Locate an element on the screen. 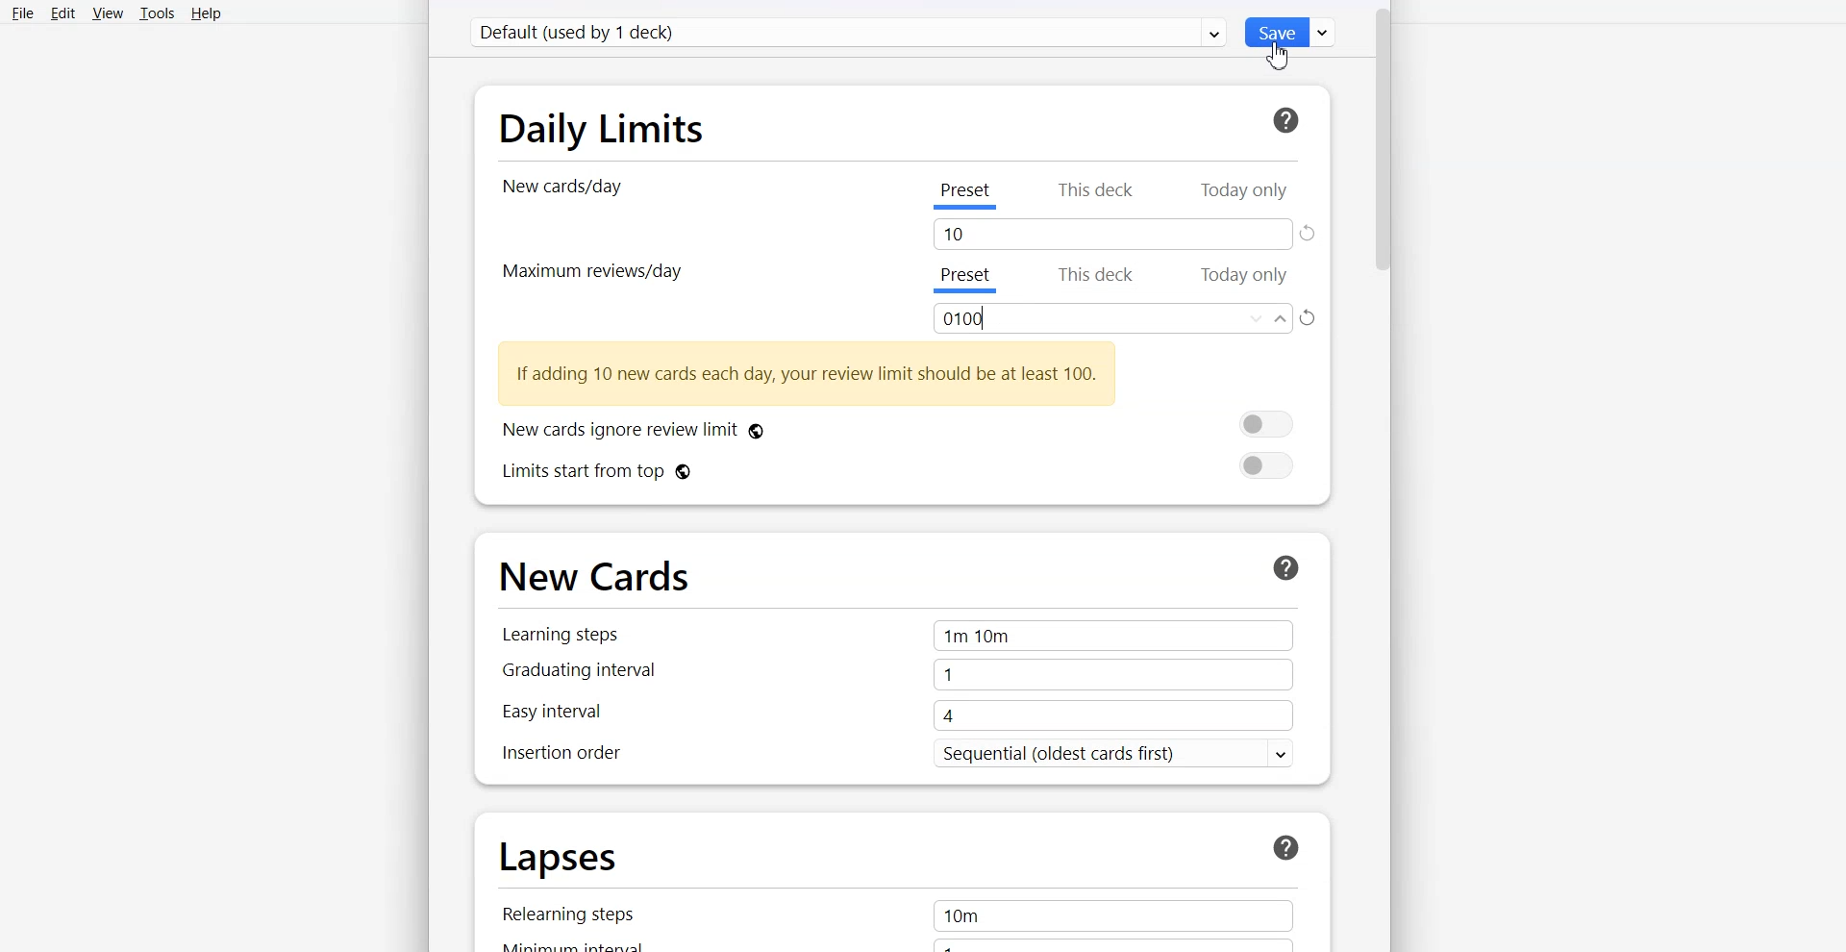  Maximum review/day is located at coordinates (590, 270).